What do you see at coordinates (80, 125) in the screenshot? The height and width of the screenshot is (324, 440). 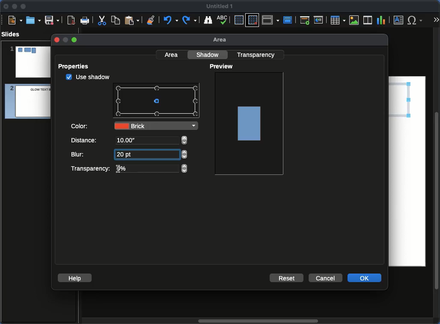 I see `Color` at bounding box center [80, 125].